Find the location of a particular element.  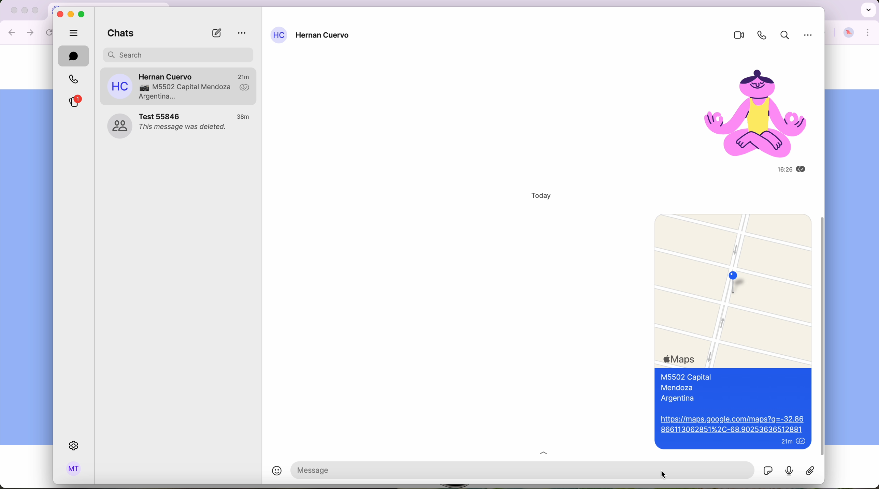

stickers is located at coordinates (768, 470).